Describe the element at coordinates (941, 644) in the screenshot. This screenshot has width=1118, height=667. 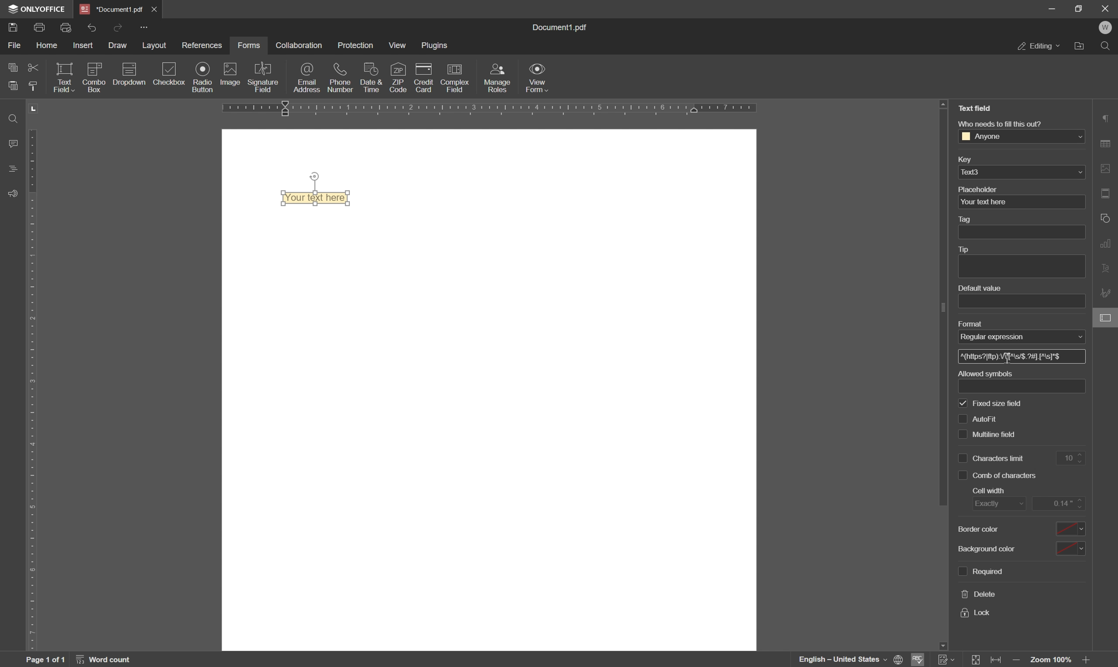
I see `scroll down` at that location.